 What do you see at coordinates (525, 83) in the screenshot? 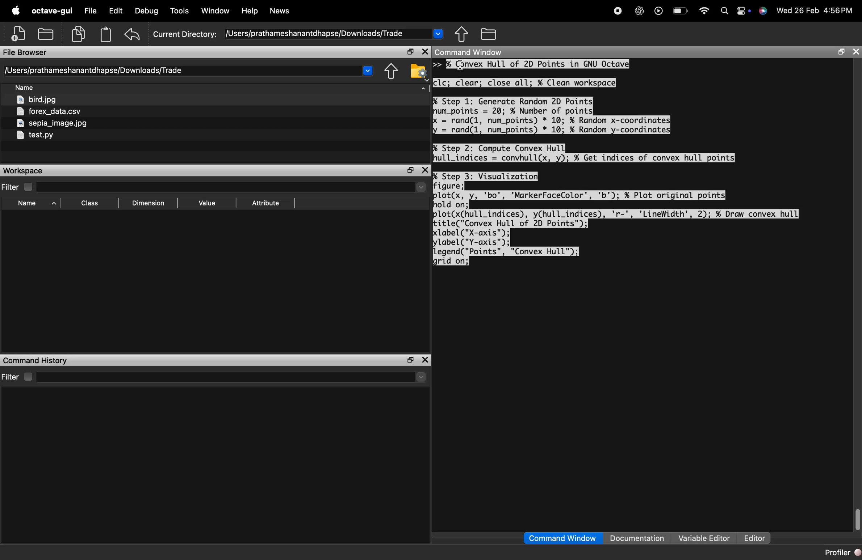
I see `clc; clear; close all; % Clean workspace` at bounding box center [525, 83].